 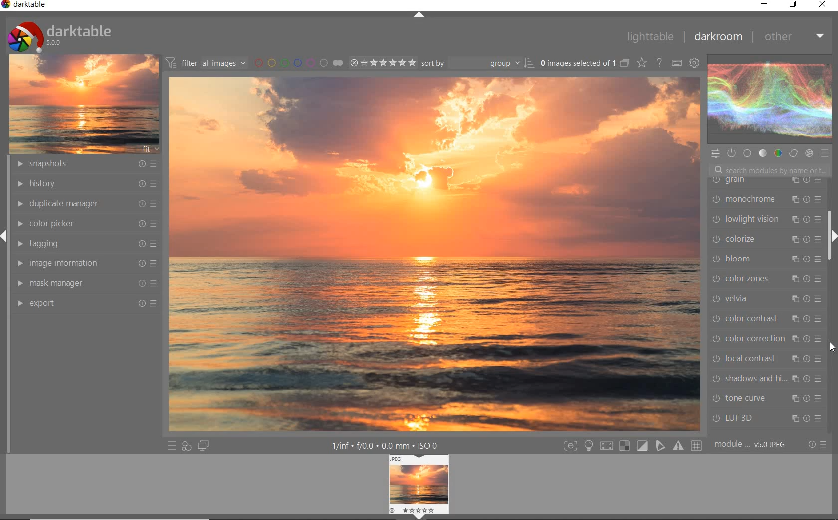 I want to click on shadows, so click(x=766, y=380).